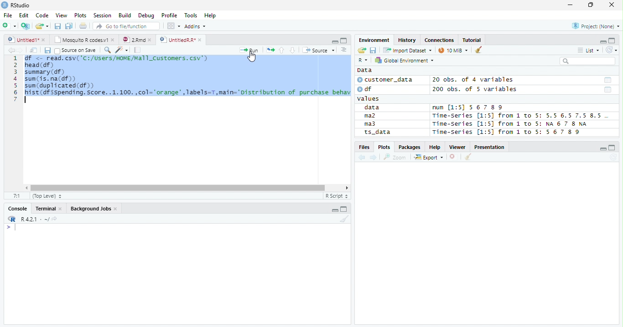 Image resolution: width=623 pixels, height=327 pixels. What do you see at coordinates (519, 116) in the screenshot?
I see `Time-Series [1:5] from 1 to 5: 5.5 6.5 7.5 8.5` at bounding box center [519, 116].